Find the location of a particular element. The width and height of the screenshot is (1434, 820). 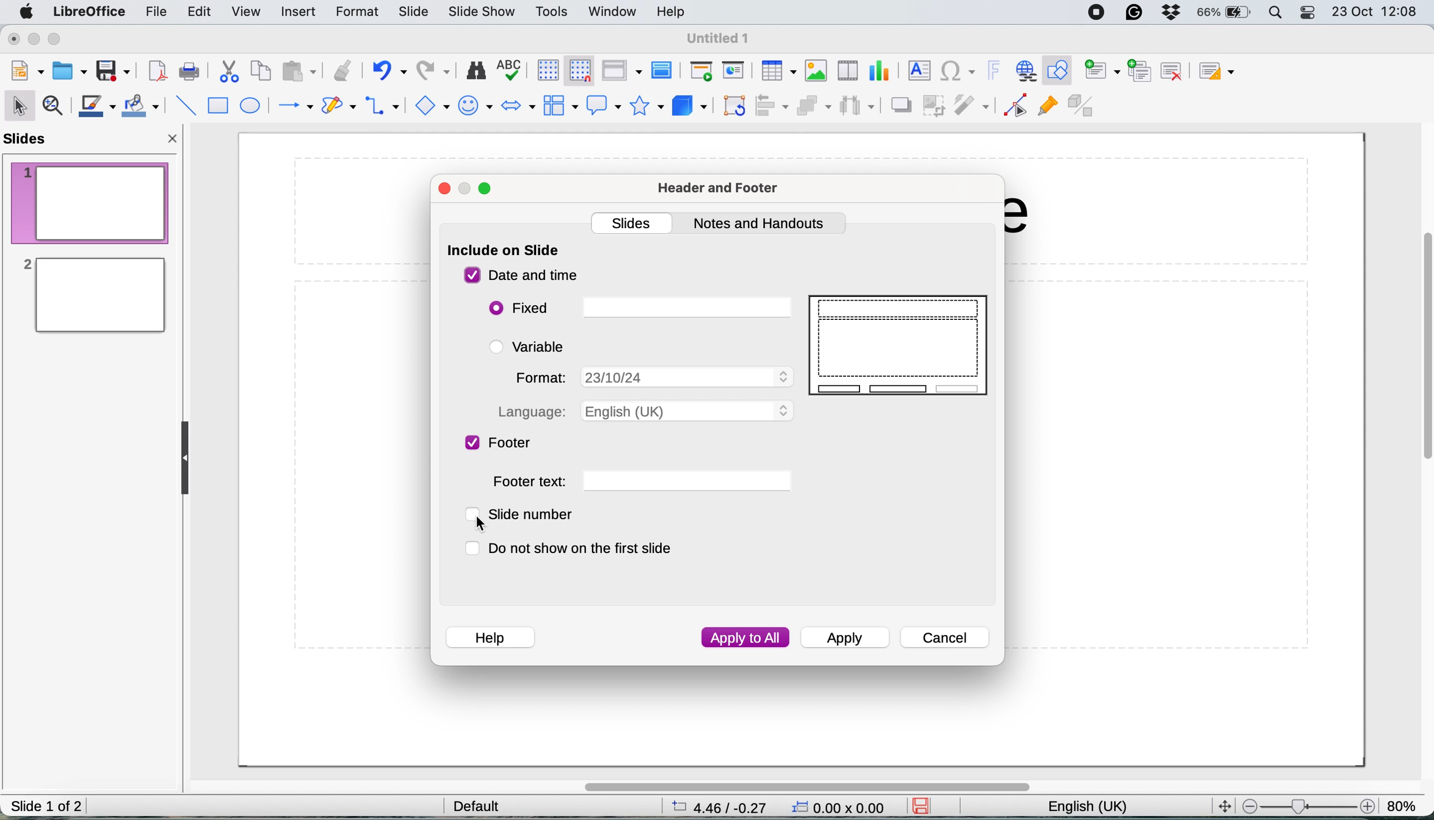

maximise is located at coordinates (486, 190).